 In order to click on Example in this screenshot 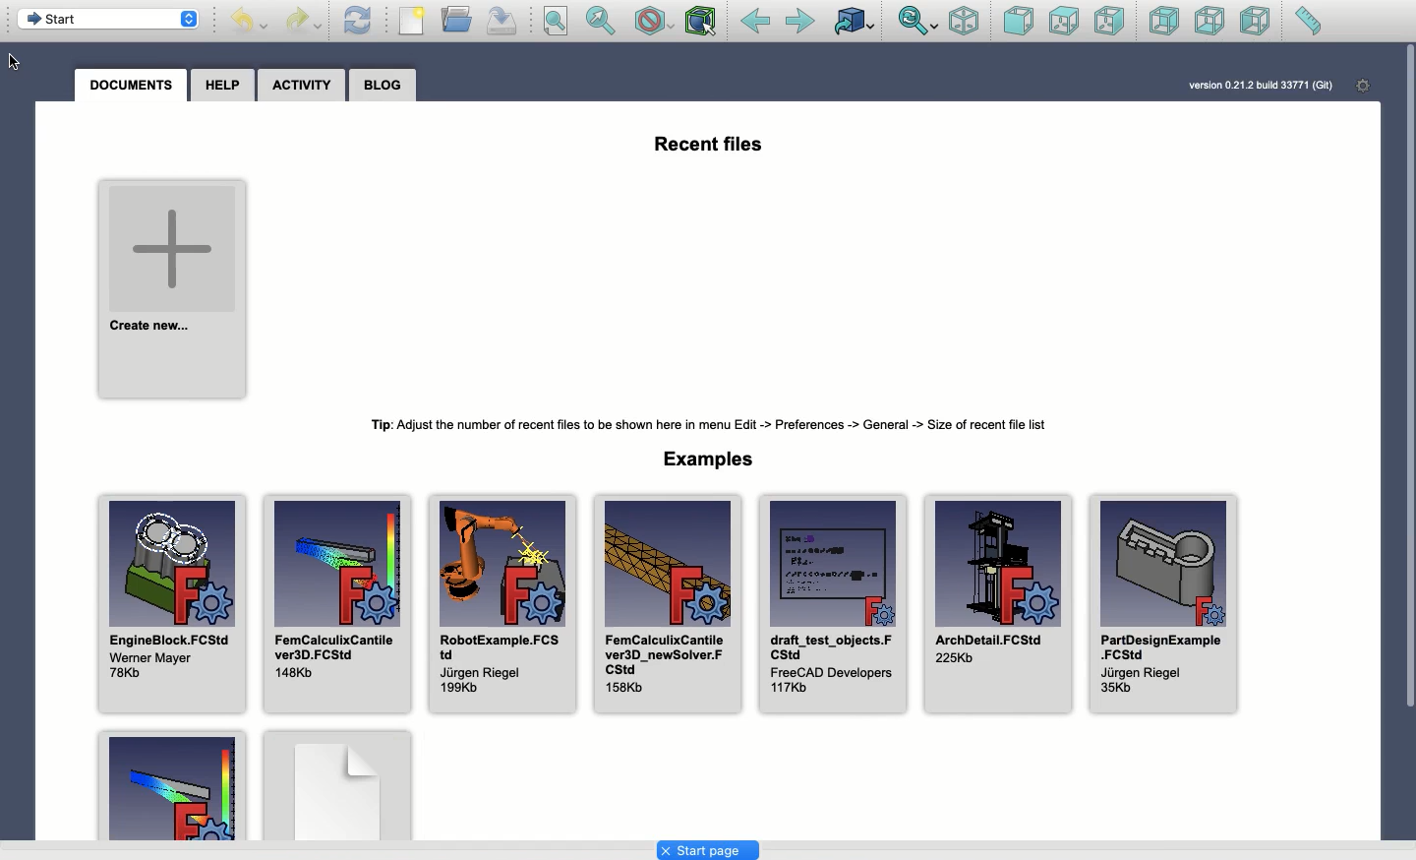, I will do `click(337, 787)`.